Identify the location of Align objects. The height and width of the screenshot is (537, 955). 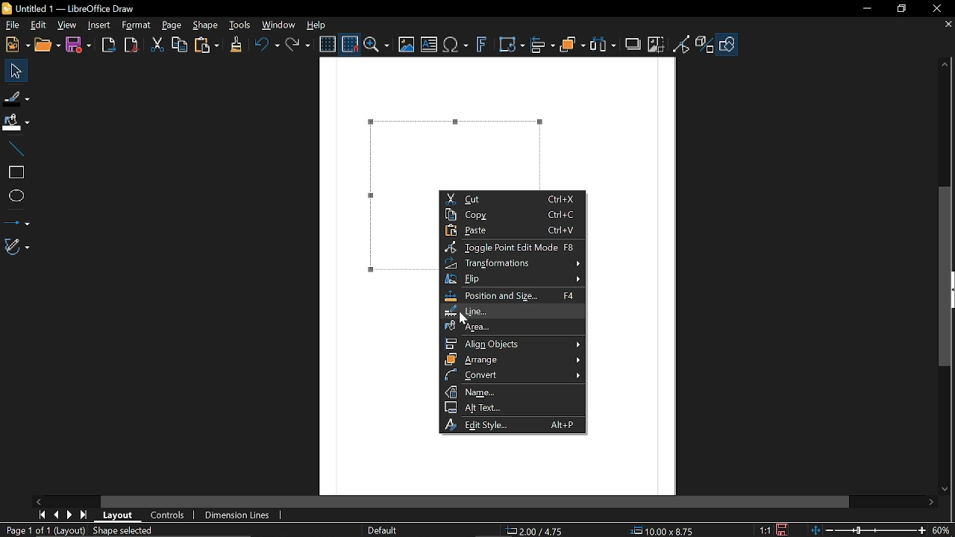
(514, 343).